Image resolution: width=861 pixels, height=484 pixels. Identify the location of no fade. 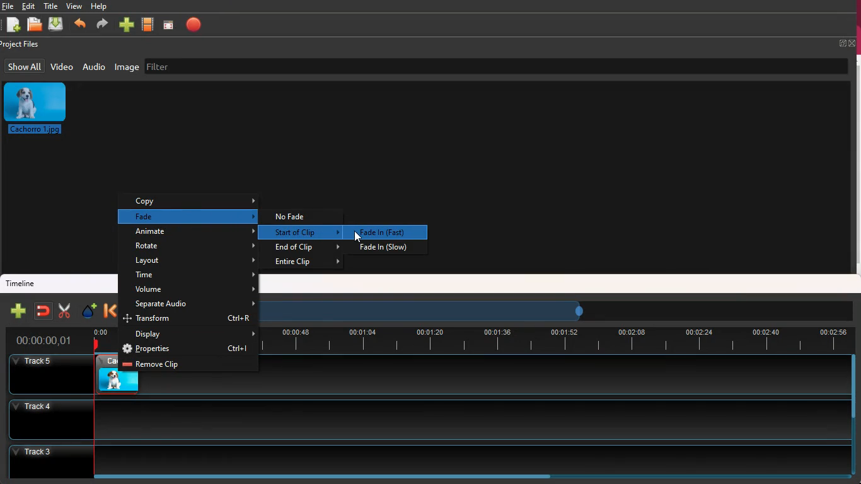
(299, 216).